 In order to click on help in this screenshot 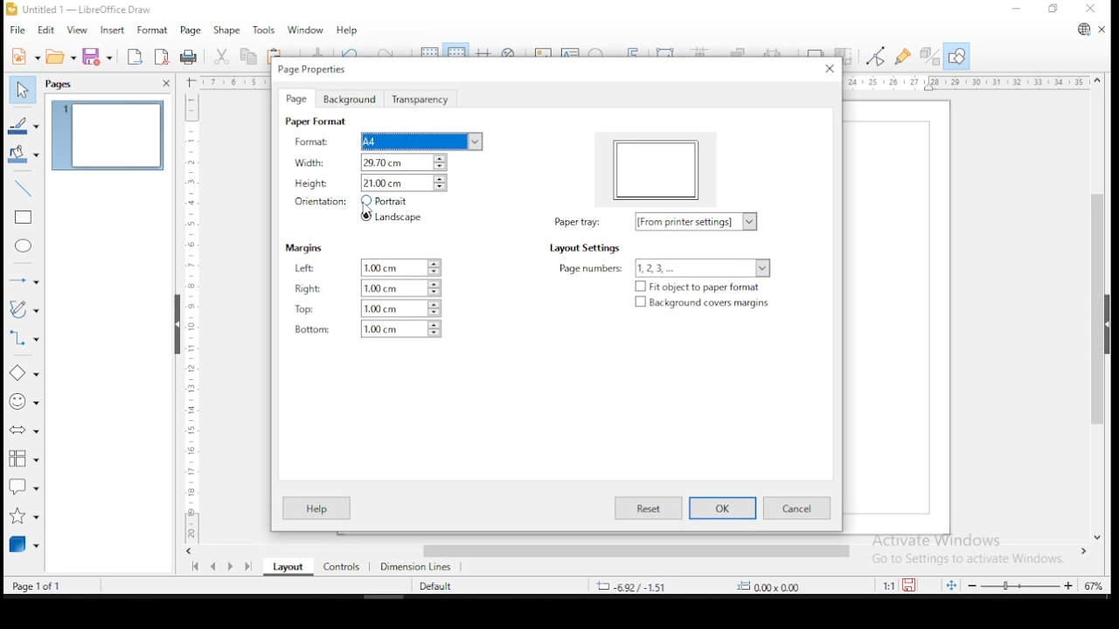, I will do `click(318, 509)`.